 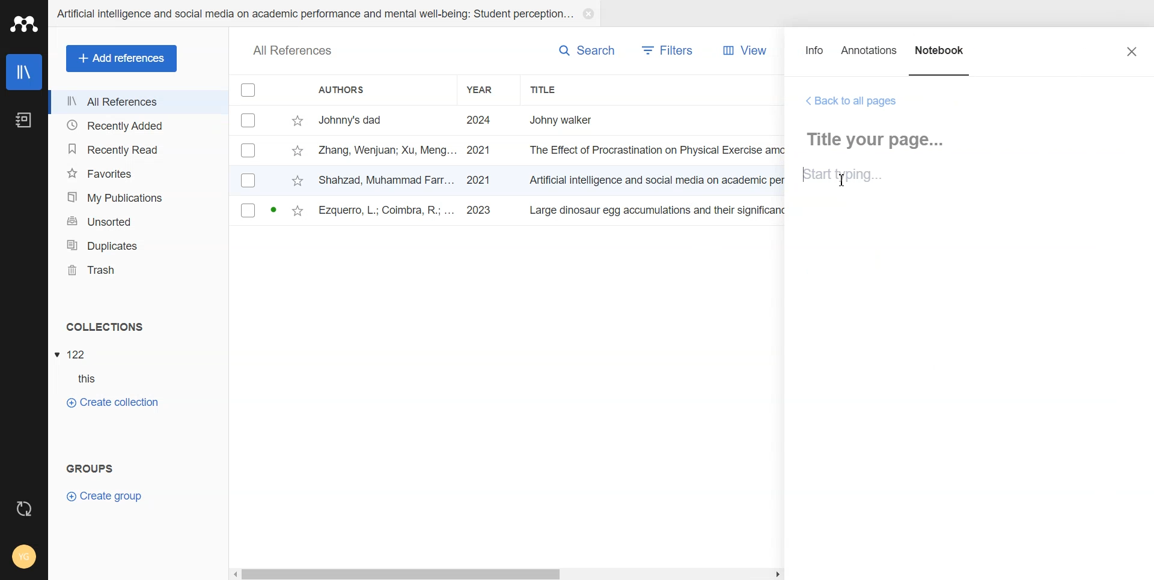 What do you see at coordinates (815, 56) in the screenshot?
I see `Info` at bounding box center [815, 56].